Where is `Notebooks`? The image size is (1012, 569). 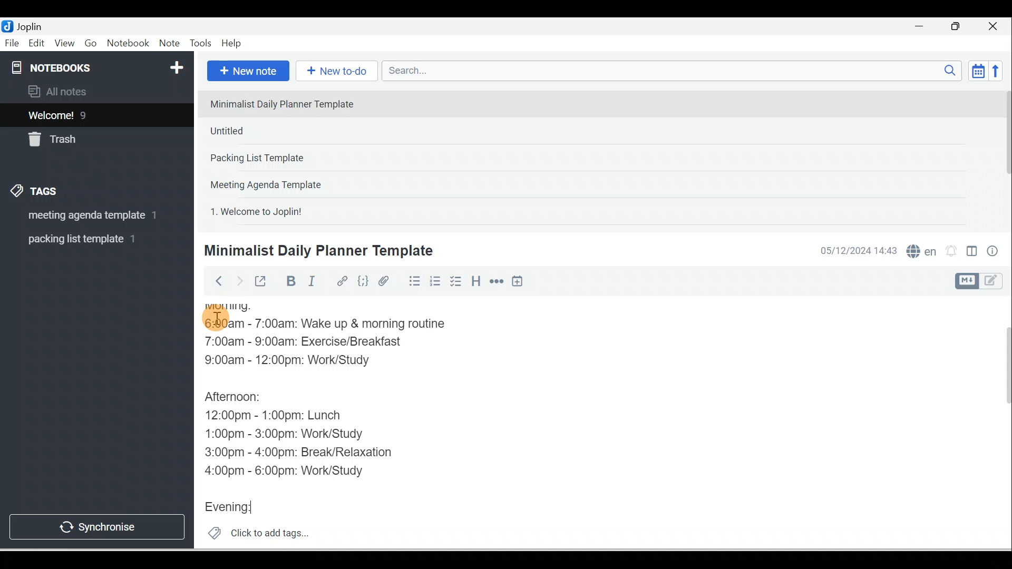 Notebooks is located at coordinates (99, 65).